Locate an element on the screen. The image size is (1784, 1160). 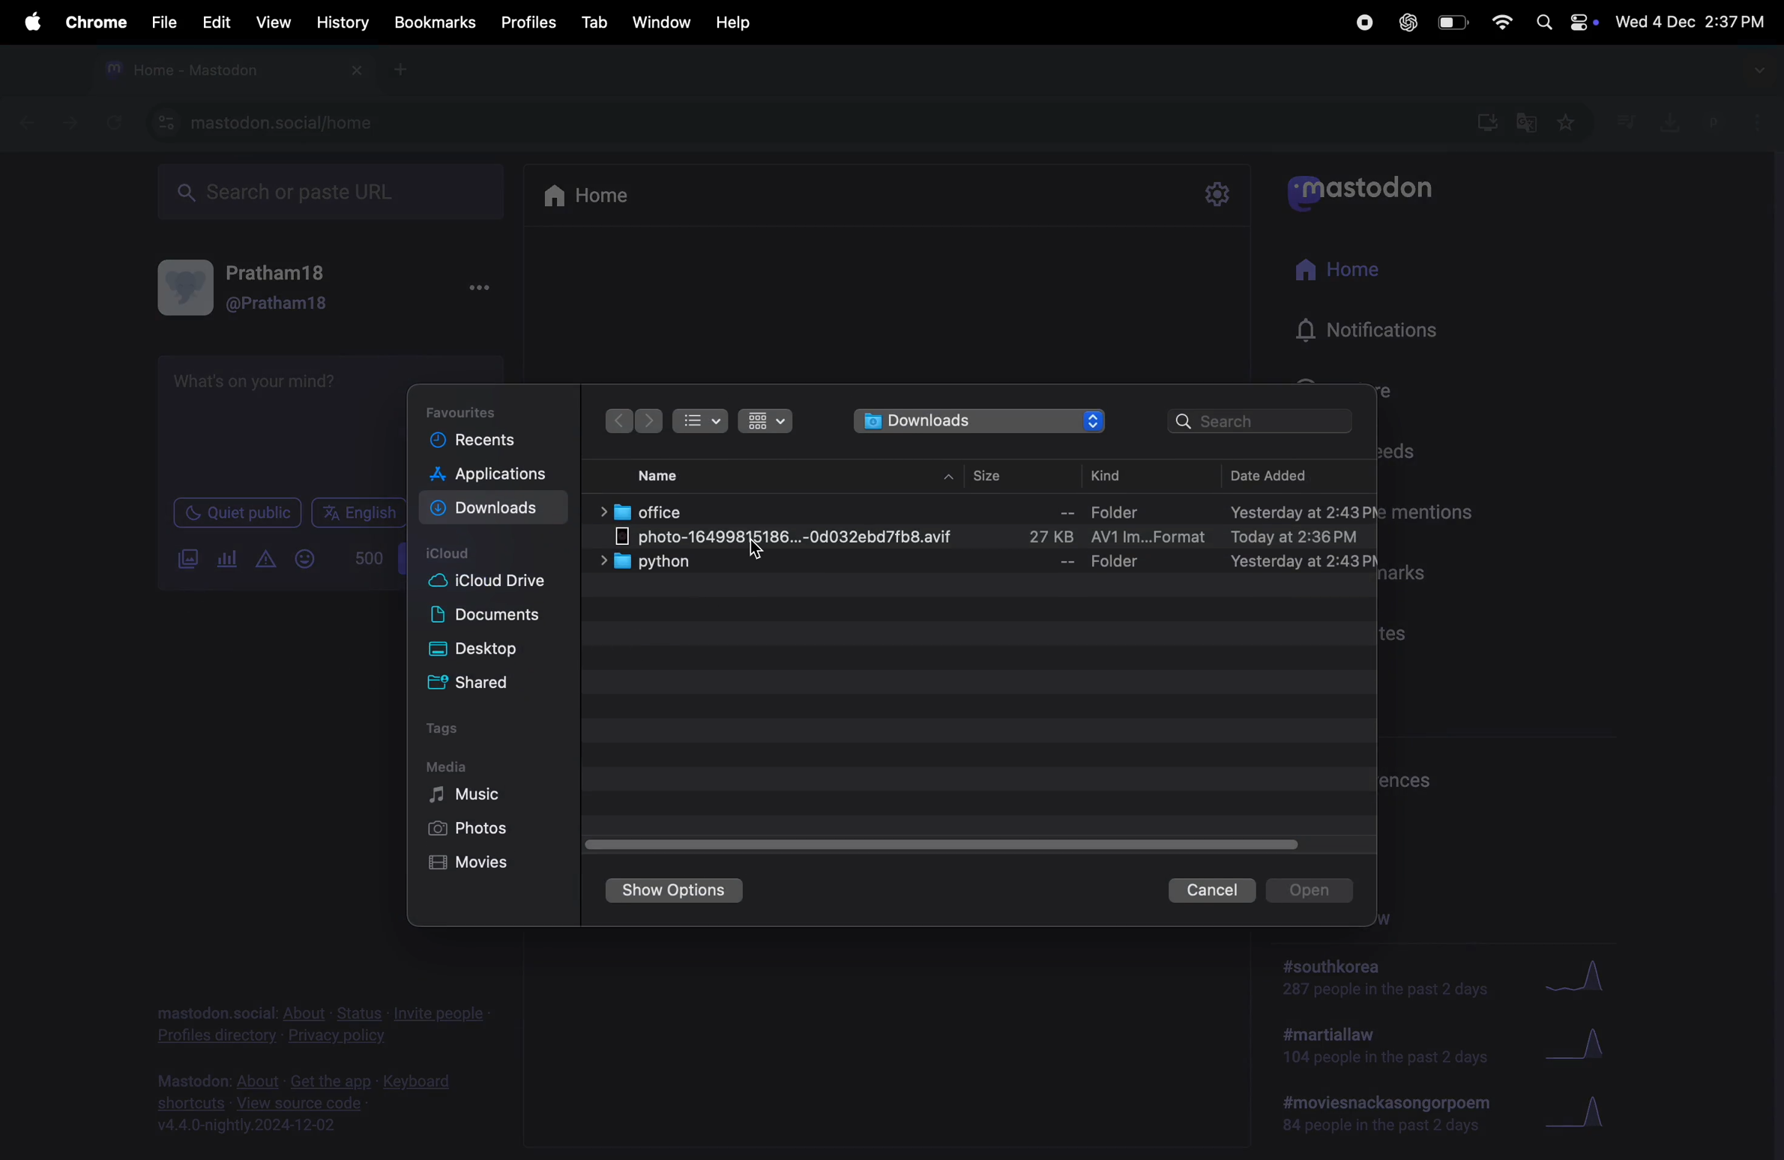
battery is located at coordinates (1450, 23).